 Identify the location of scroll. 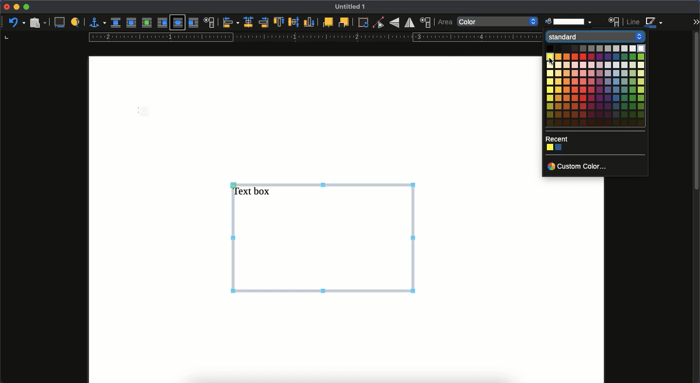
(696, 206).